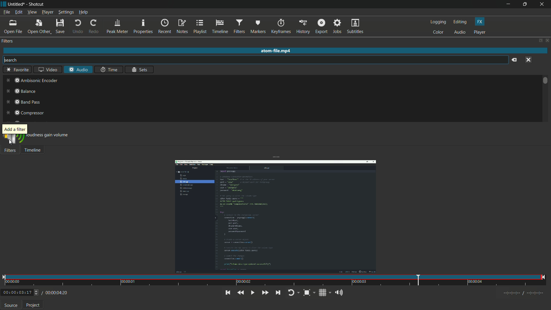 The image size is (551, 310). What do you see at coordinates (30, 79) in the screenshot?
I see `ambisonic encoder` at bounding box center [30, 79].